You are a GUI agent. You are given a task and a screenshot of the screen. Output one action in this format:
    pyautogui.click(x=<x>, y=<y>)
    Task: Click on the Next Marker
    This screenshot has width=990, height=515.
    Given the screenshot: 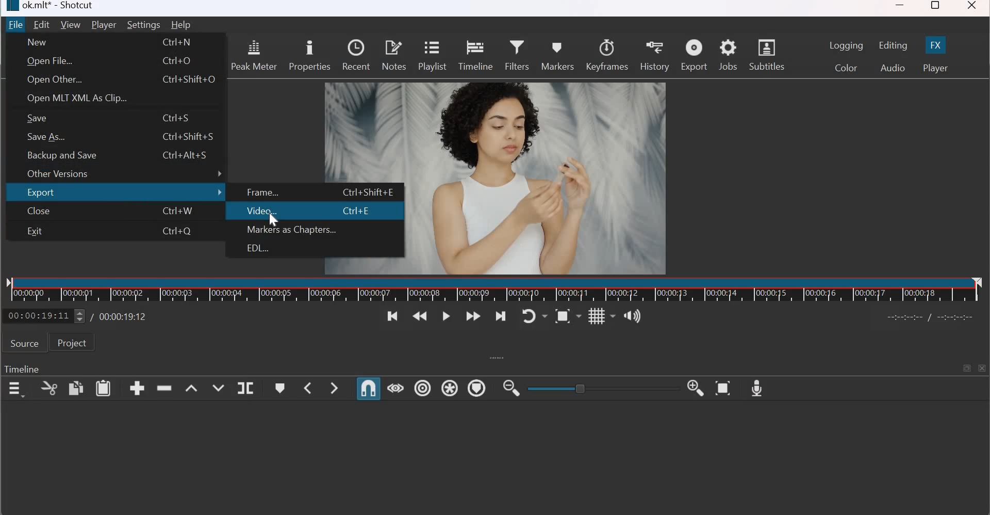 What is the action you would take?
    pyautogui.click(x=334, y=388)
    